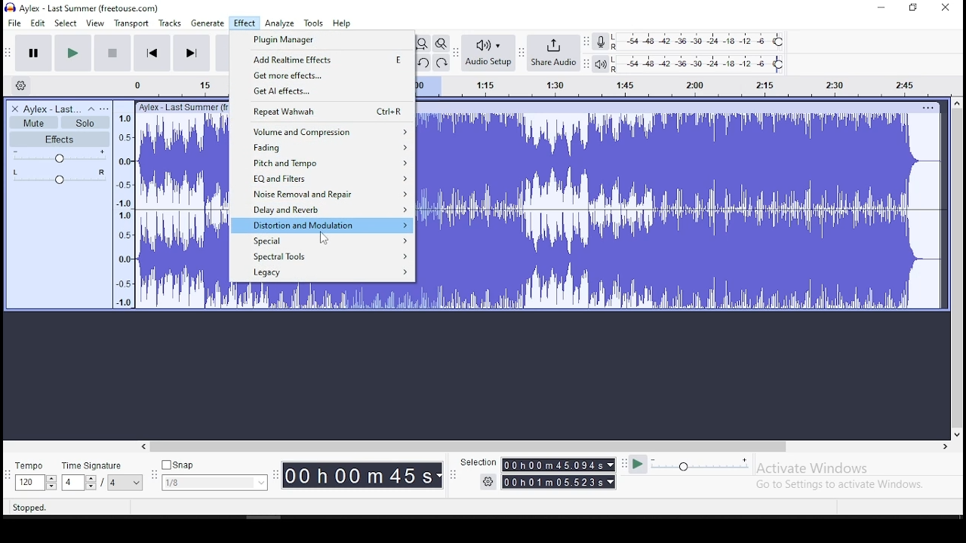 The height and width of the screenshot is (543, 966). What do you see at coordinates (15, 23) in the screenshot?
I see `file` at bounding box center [15, 23].